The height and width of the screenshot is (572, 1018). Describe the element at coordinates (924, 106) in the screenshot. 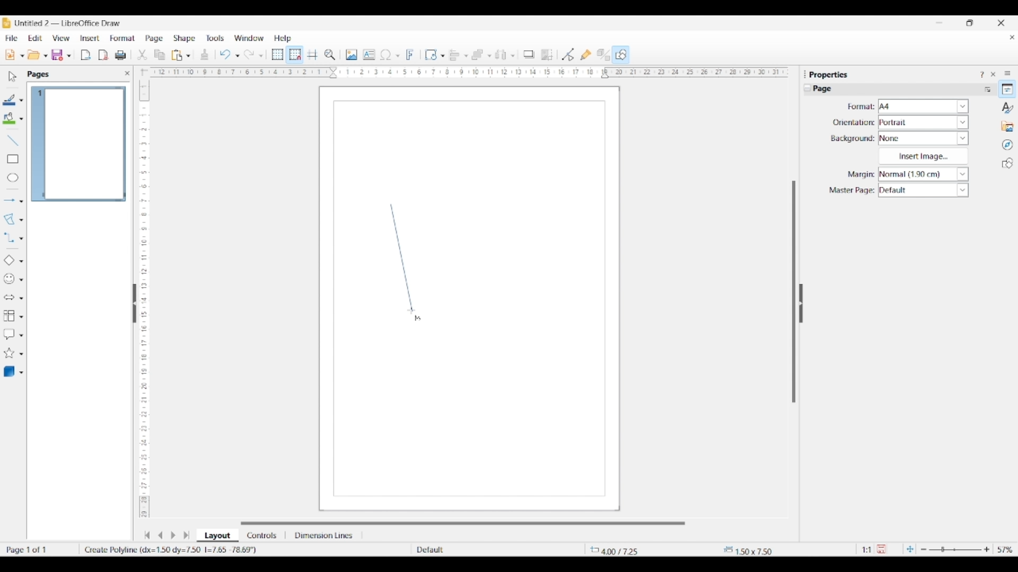

I see `Format options` at that location.